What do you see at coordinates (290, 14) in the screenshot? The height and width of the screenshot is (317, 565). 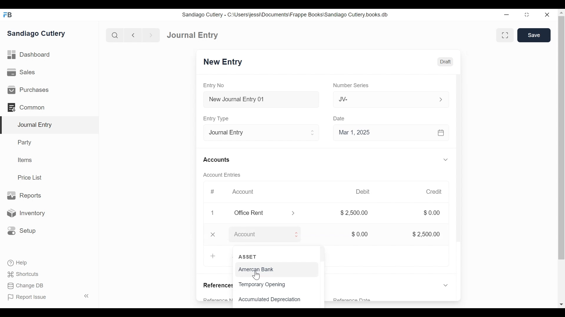 I see `Sandiago Cutlery - C:\Users\jessi\Documents\Frappe Books\Sandiago Cutlery.books.db` at bounding box center [290, 14].